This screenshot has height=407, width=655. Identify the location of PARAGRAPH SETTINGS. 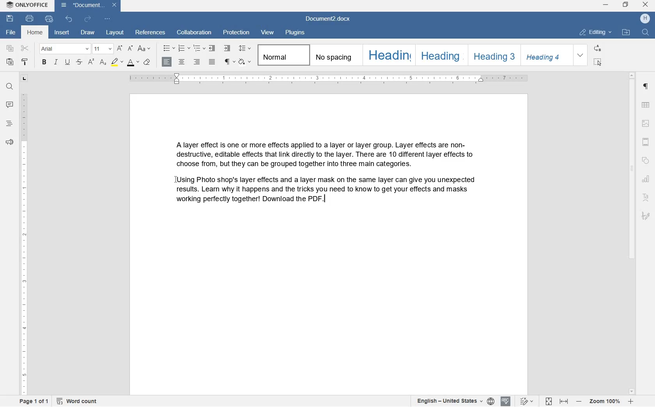
(647, 87).